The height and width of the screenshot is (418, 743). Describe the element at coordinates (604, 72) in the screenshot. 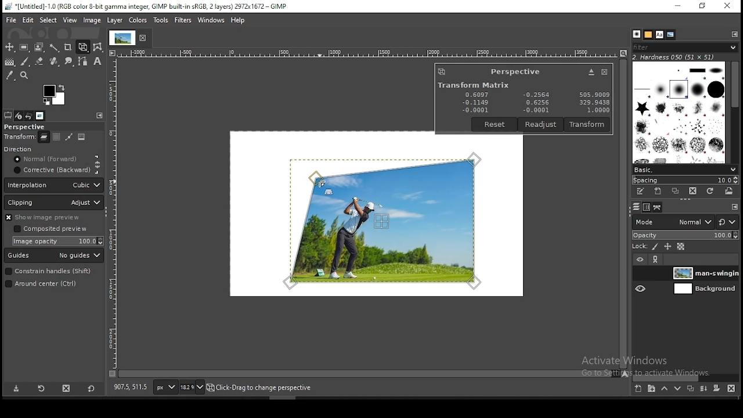

I see `close window` at that location.